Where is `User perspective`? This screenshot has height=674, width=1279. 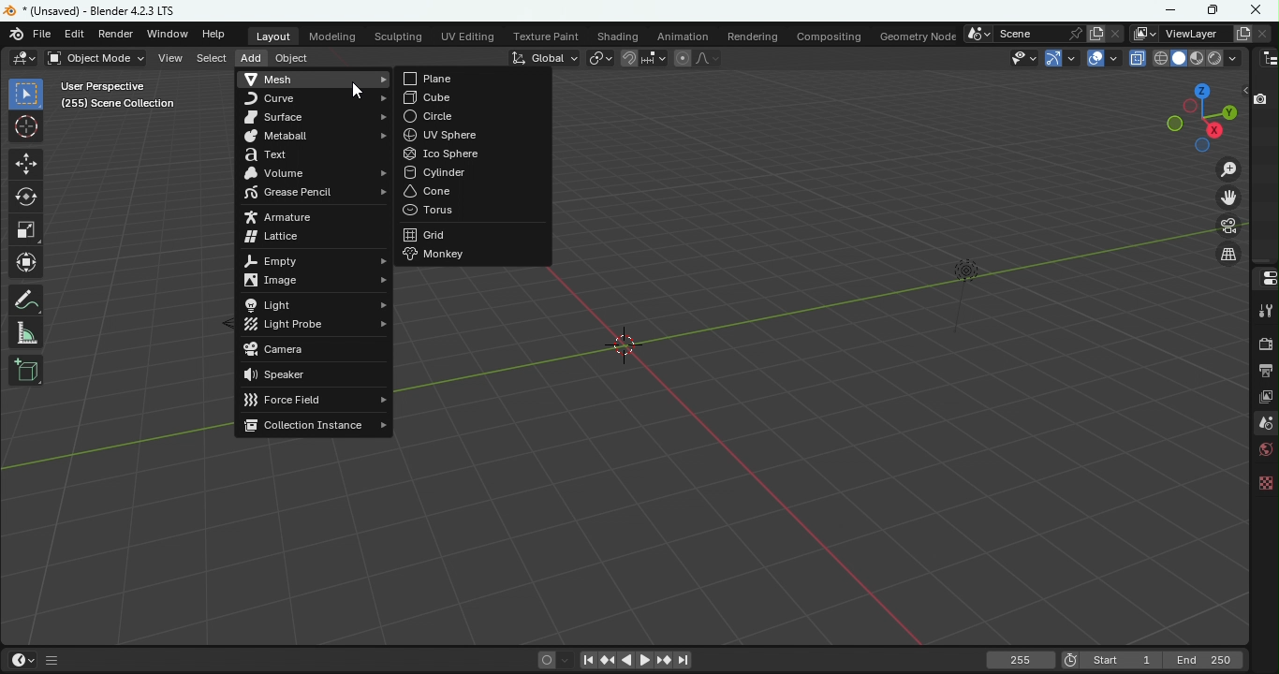
User perspective is located at coordinates (117, 95).